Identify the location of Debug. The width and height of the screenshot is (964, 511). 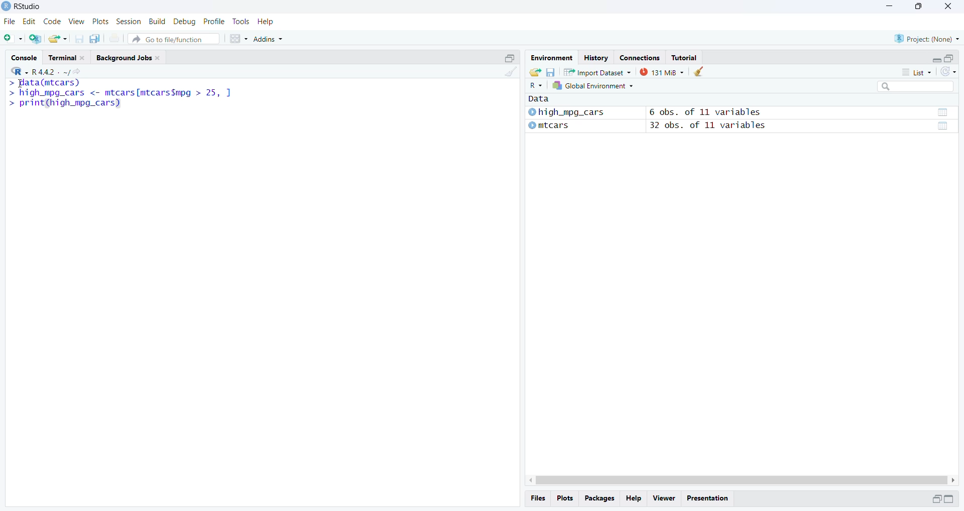
(185, 22).